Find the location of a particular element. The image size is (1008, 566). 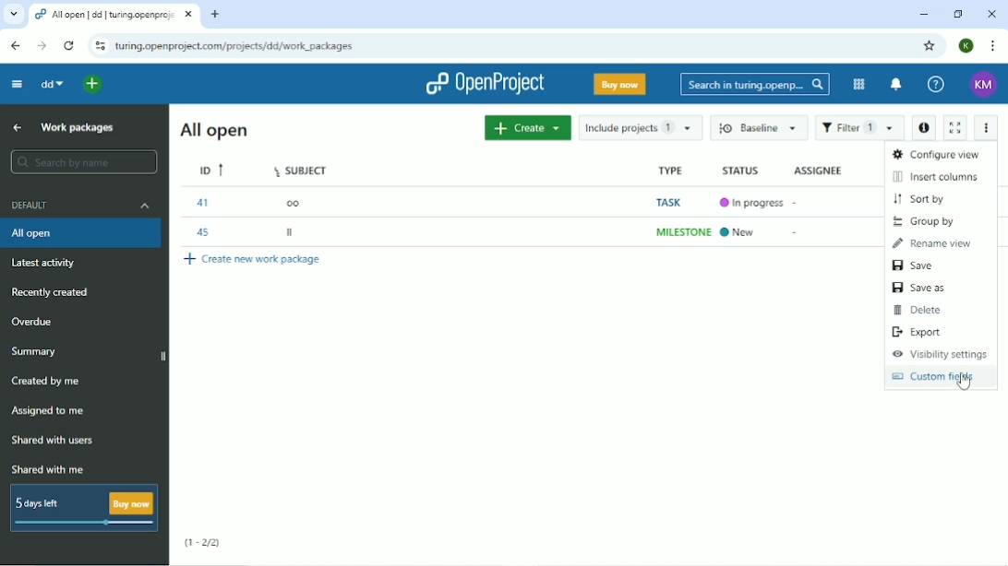

Filter is located at coordinates (859, 128).